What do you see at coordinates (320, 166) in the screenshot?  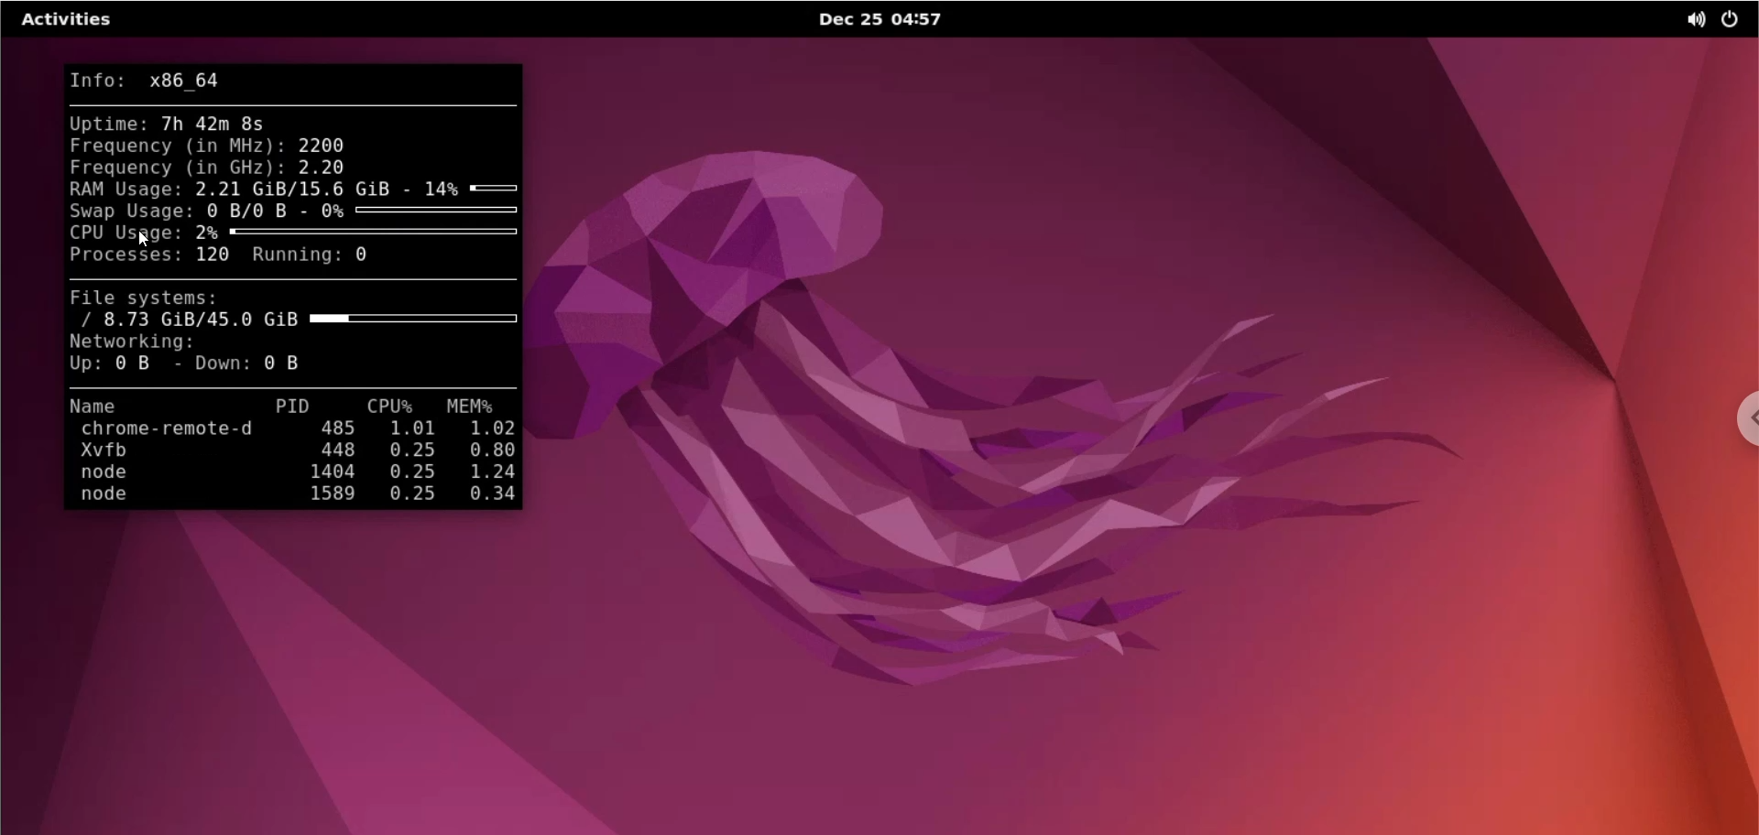 I see `2.20` at bounding box center [320, 166].